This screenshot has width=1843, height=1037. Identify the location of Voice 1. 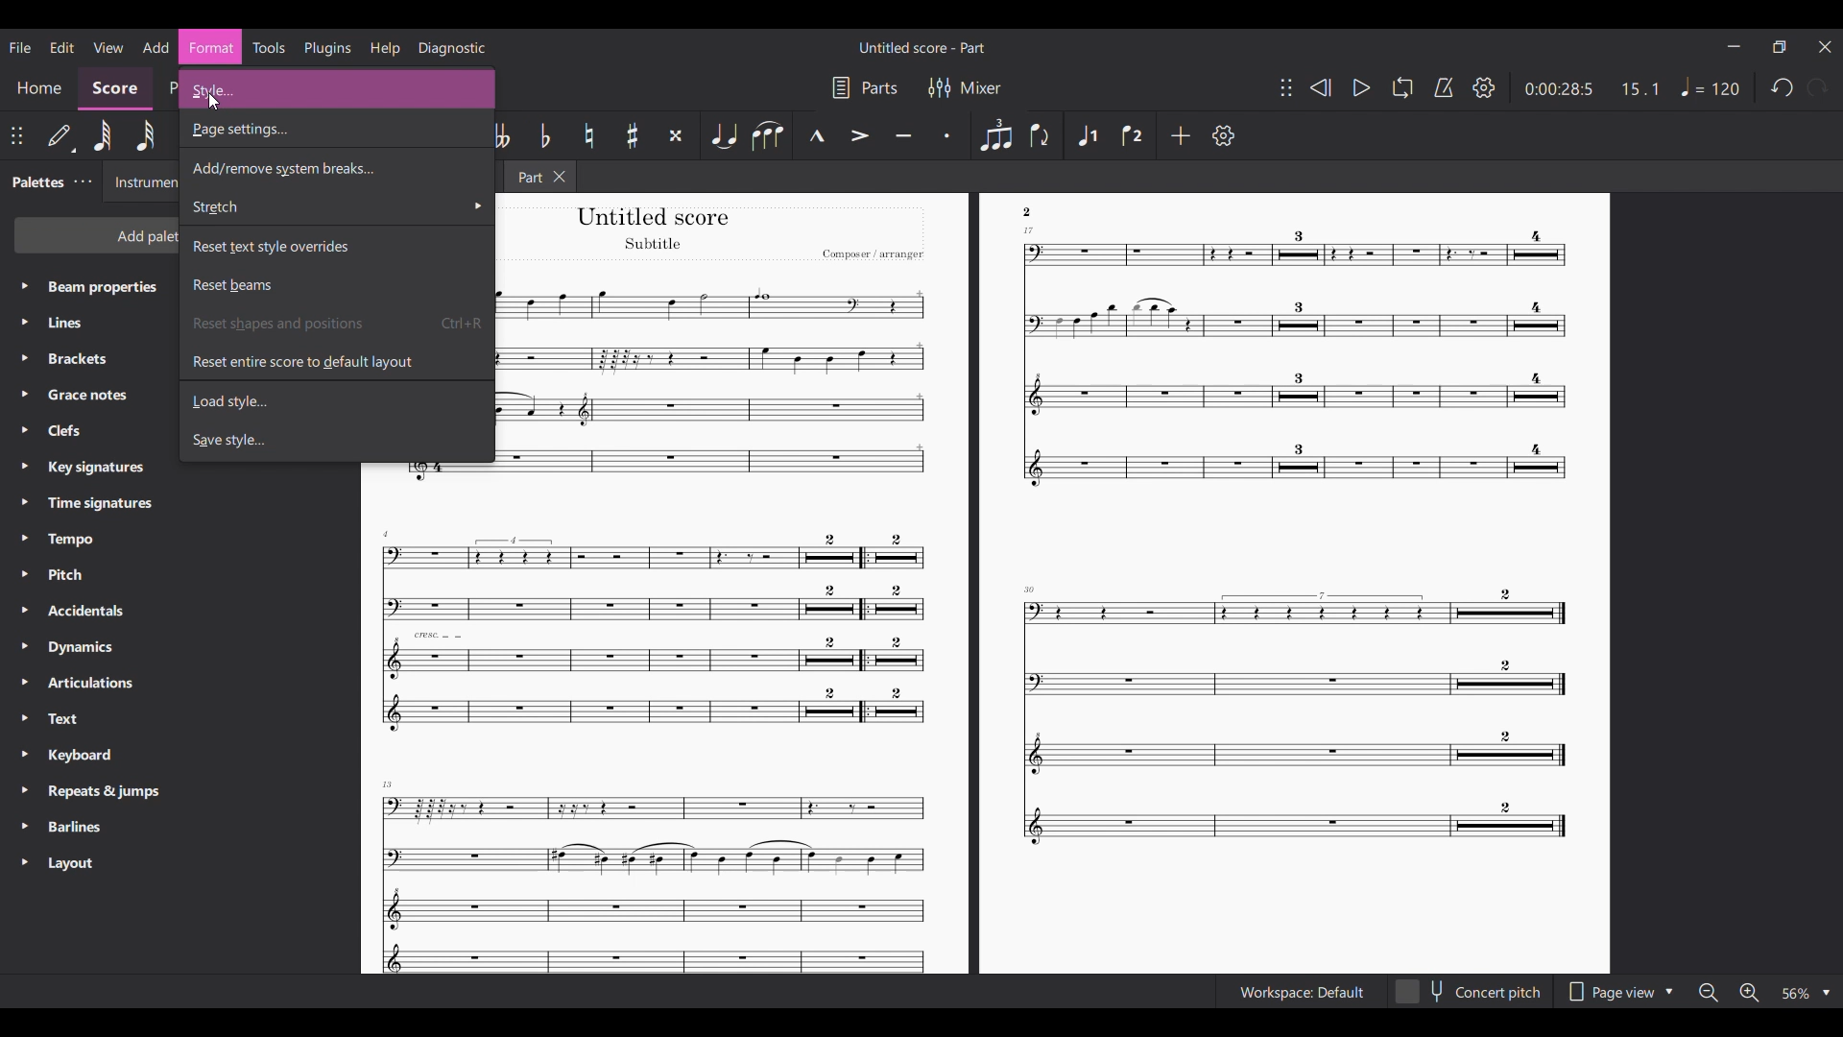
(1087, 135).